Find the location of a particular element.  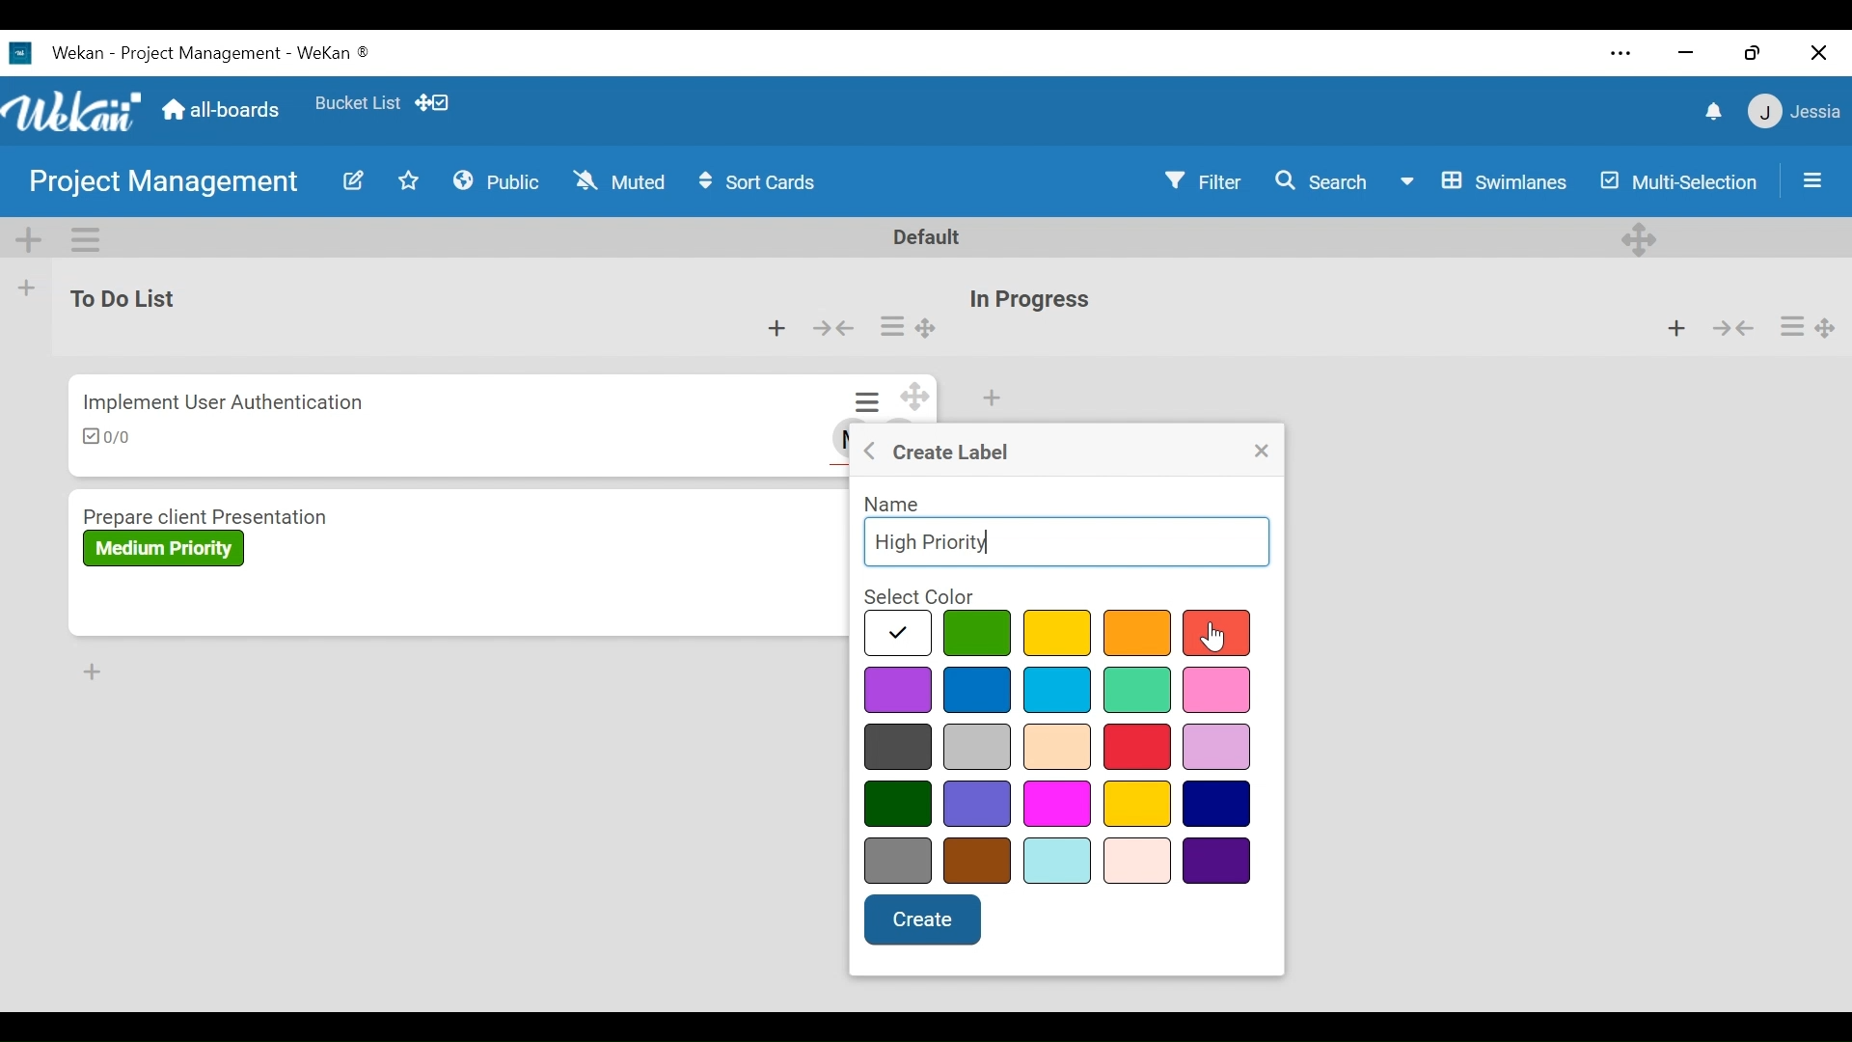

Member Settings is located at coordinates (1795, 111).